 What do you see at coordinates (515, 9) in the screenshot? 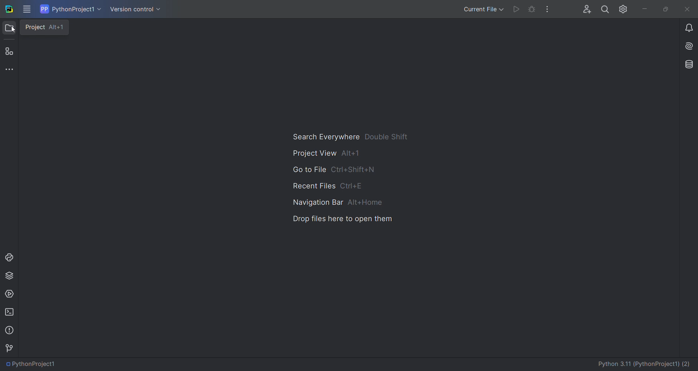
I see `run` at bounding box center [515, 9].